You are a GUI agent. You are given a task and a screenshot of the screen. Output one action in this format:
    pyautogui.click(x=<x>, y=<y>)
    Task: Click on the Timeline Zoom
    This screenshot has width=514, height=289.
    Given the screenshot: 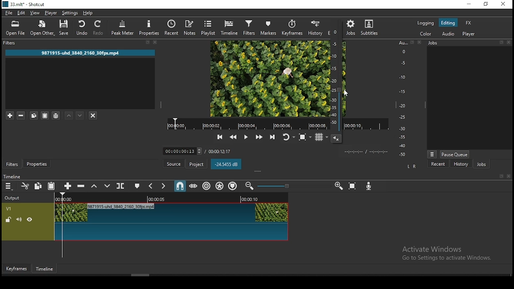 What is the action you would take?
    pyautogui.click(x=294, y=186)
    